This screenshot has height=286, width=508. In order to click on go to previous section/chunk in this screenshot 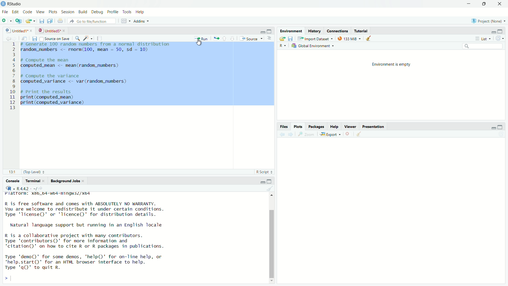, I will do `click(225, 38)`.